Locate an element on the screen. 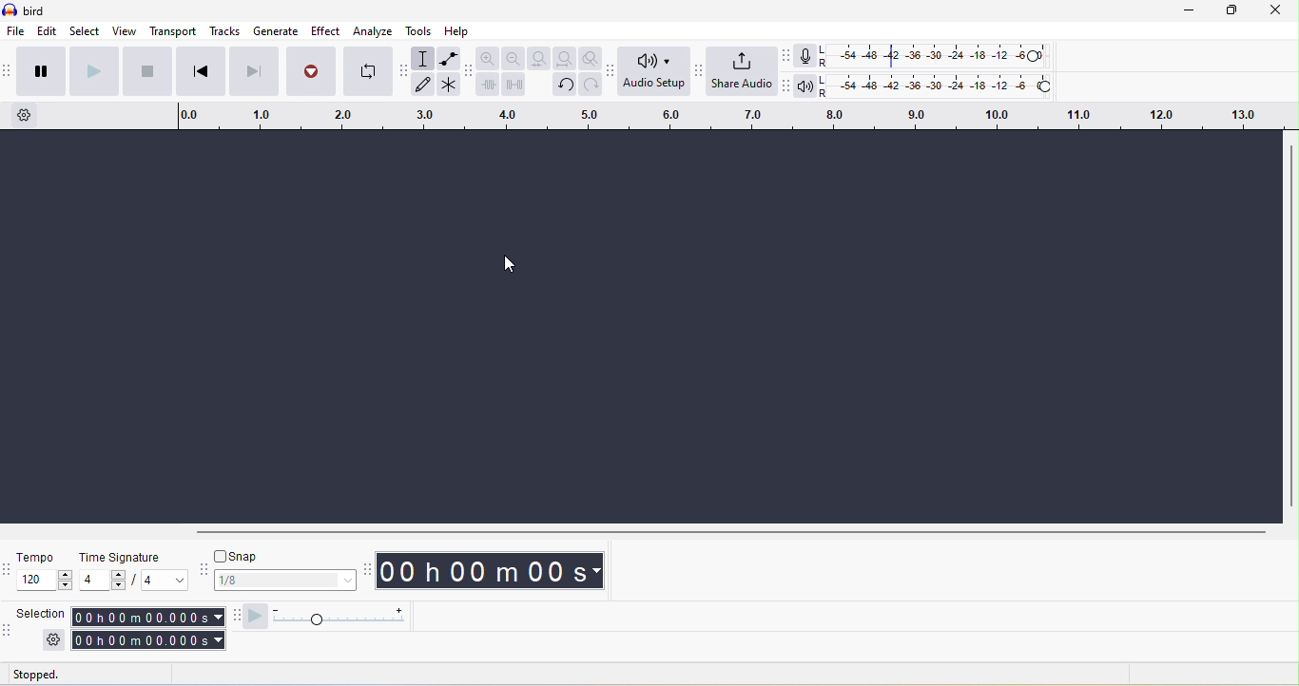 The height and width of the screenshot is (686, 1299). audacity audio setup toolbar is located at coordinates (612, 71).